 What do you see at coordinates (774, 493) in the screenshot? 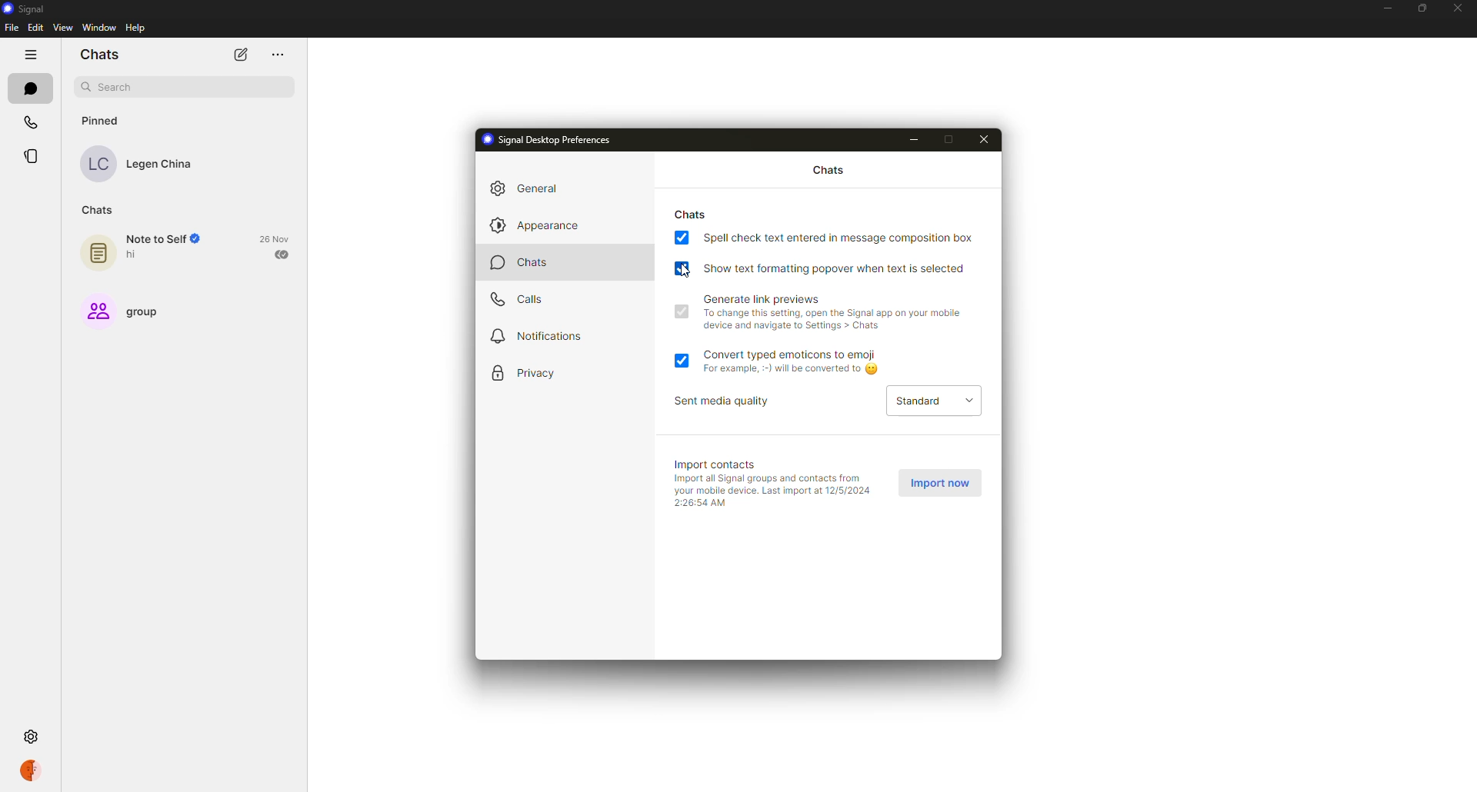
I see `Import all Signal groups and contacts from
your mobile device. Last import at 12/5/2024
2:26:54 AM` at bounding box center [774, 493].